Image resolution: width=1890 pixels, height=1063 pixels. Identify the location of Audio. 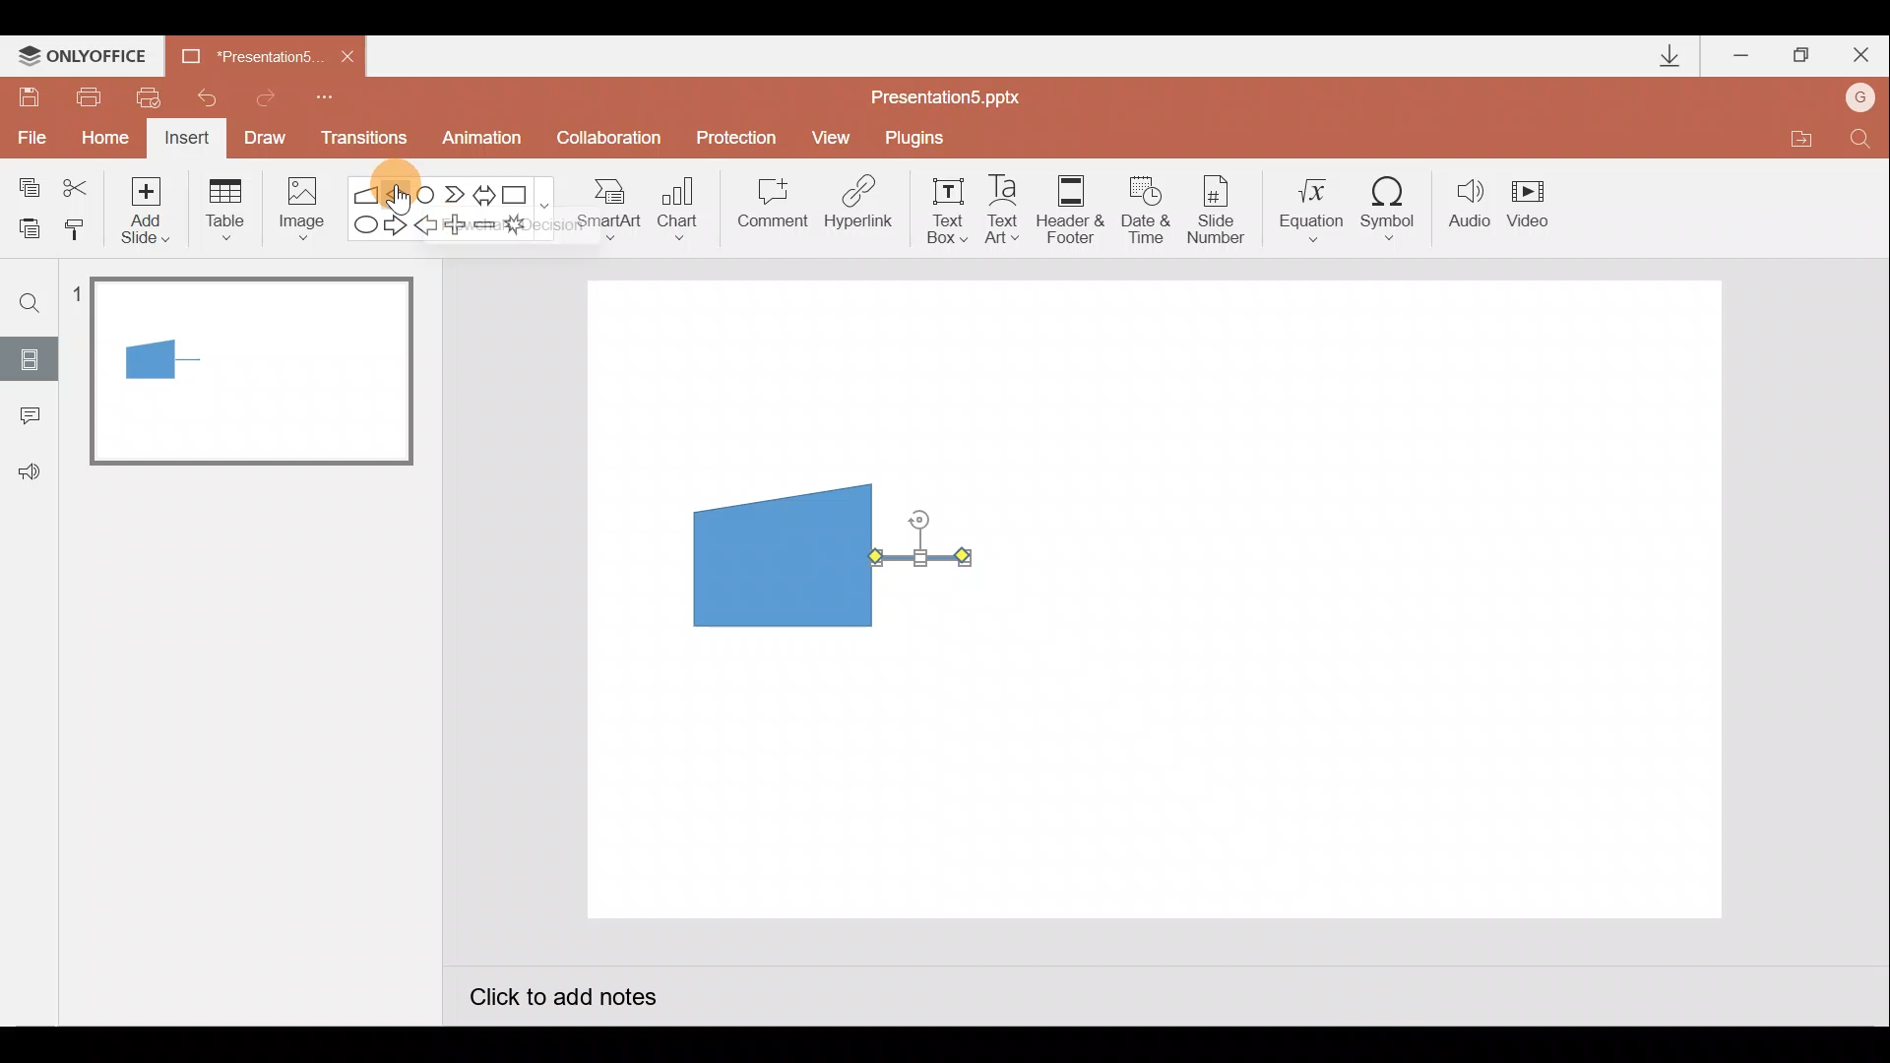
(1471, 208).